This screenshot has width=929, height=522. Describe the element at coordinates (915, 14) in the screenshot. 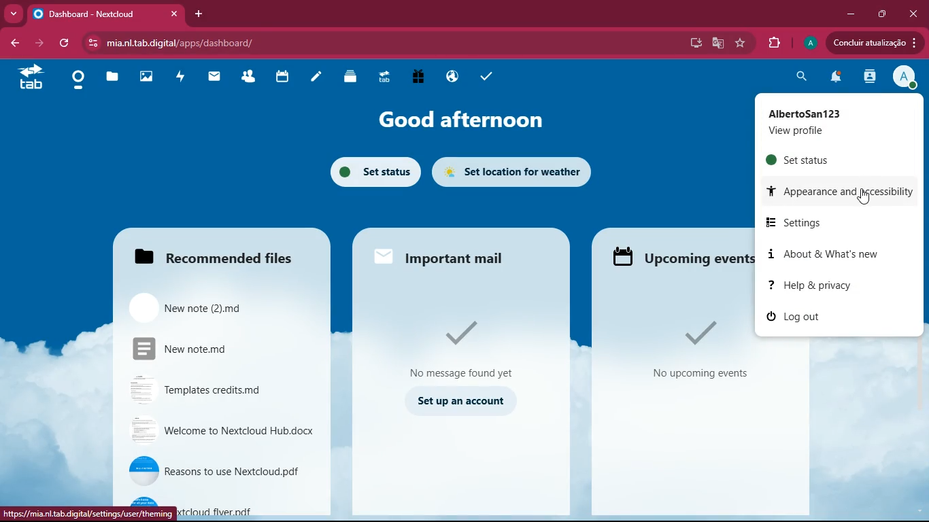

I see `close` at that location.